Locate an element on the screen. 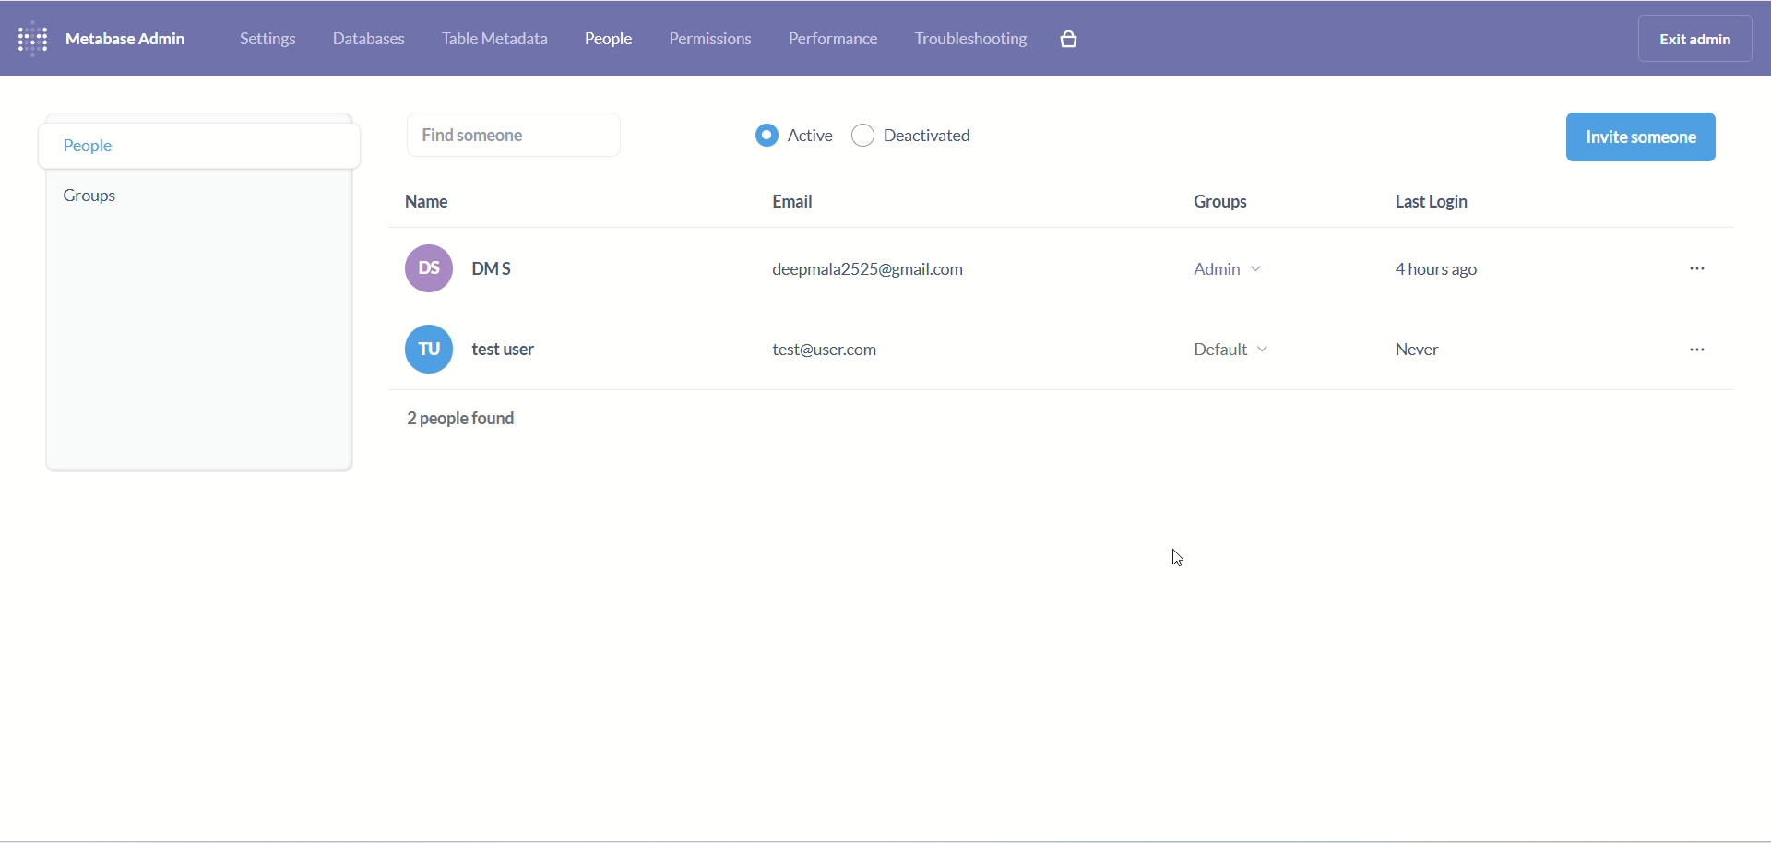 Image resolution: width=1771 pixels, height=843 pixels. group is located at coordinates (88, 201).